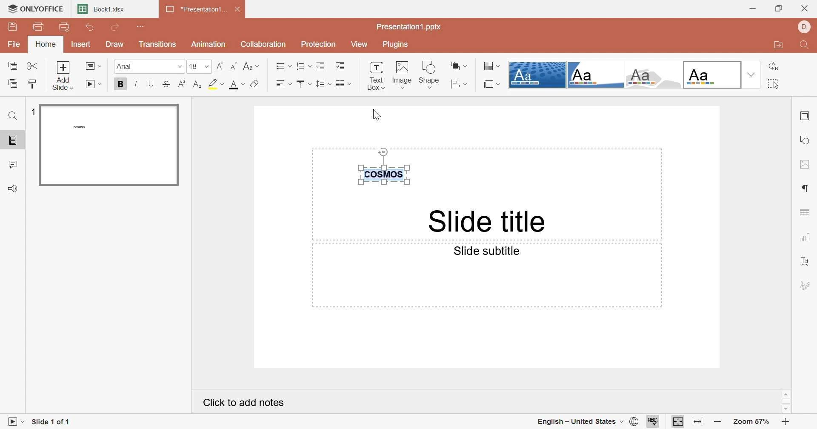 The height and width of the screenshot is (429, 817). What do you see at coordinates (596, 75) in the screenshot?
I see `Corner` at bounding box center [596, 75].